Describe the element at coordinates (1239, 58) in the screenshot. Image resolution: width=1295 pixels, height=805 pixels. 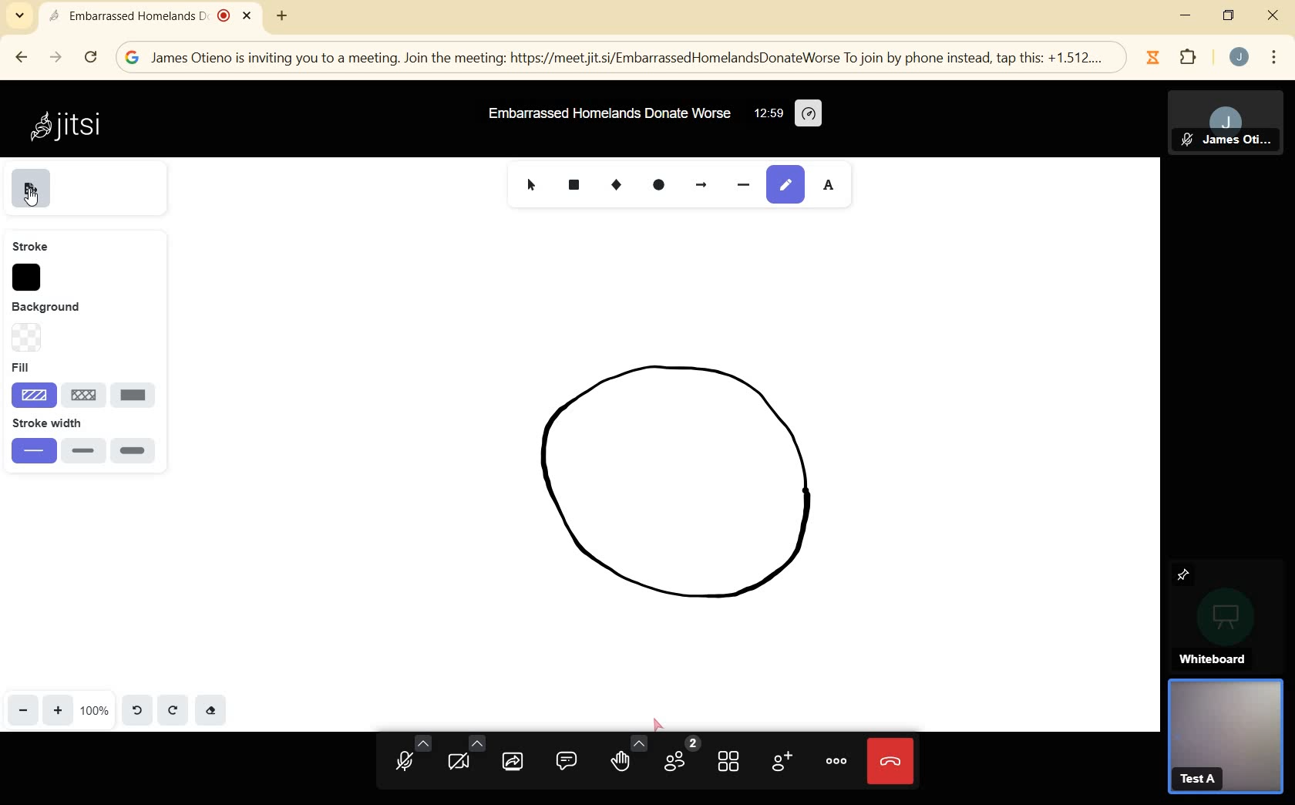
I see `account` at that location.